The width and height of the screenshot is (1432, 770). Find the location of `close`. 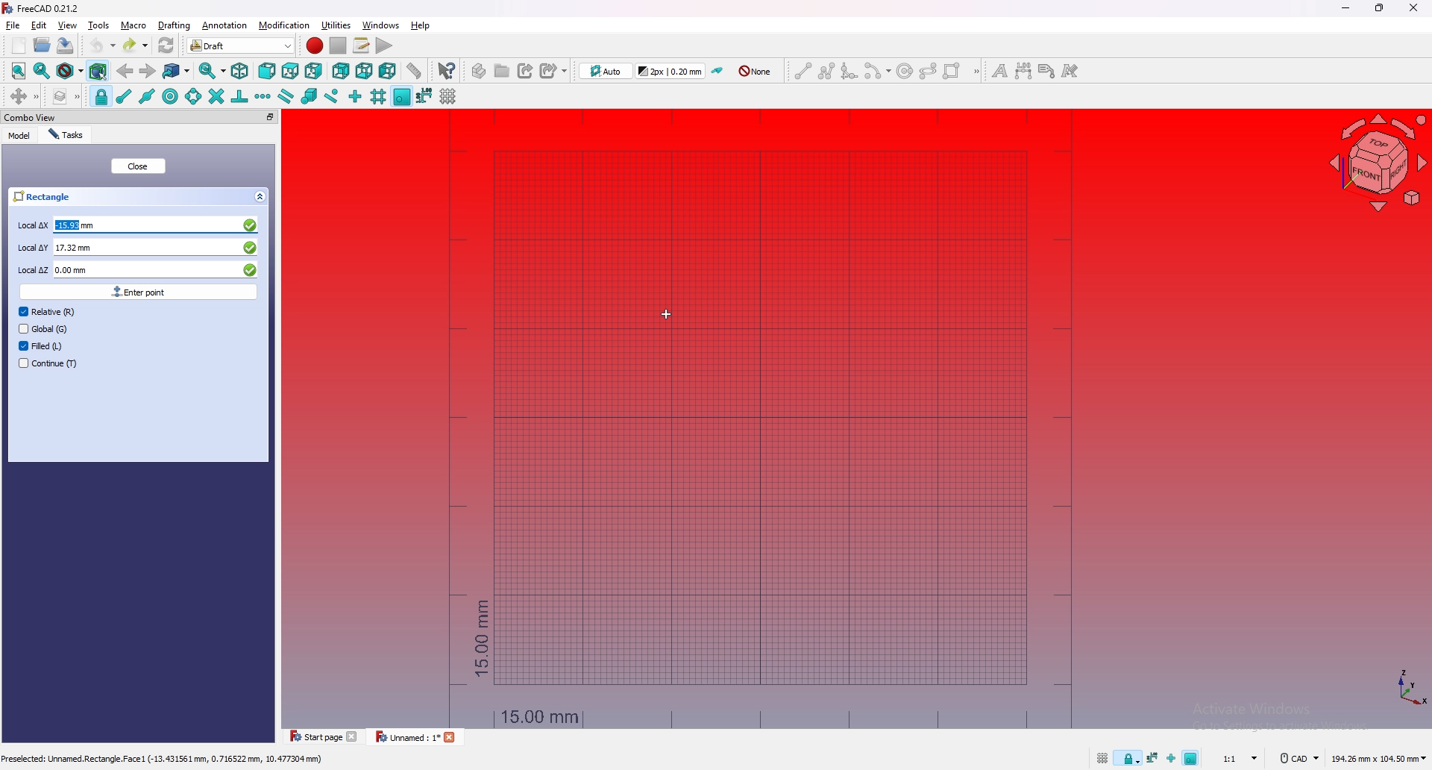

close is located at coordinates (138, 166).